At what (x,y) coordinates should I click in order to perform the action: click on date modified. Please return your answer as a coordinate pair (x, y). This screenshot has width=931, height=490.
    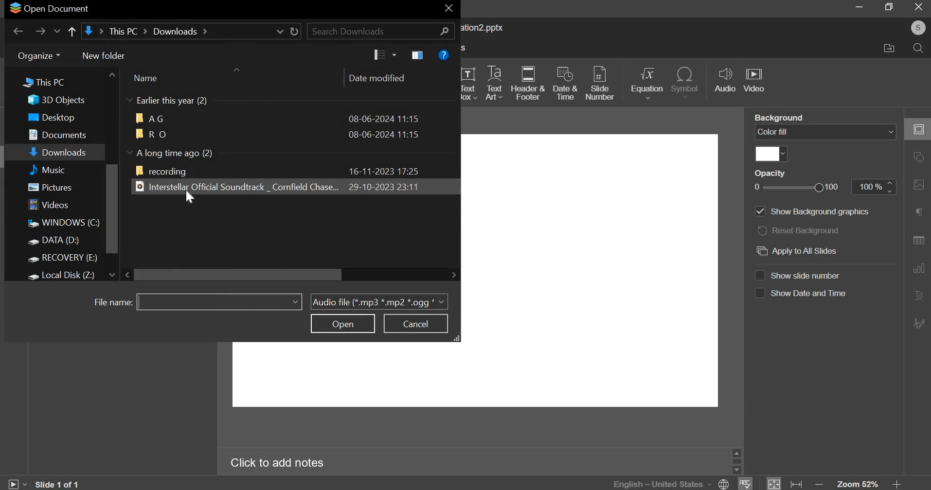
    Looking at the image, I should click on (381, 78).